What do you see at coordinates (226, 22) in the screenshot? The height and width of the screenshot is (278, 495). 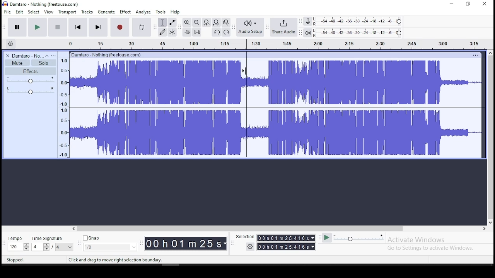 I see `zoom toggle` at bounding box center [226, 22].